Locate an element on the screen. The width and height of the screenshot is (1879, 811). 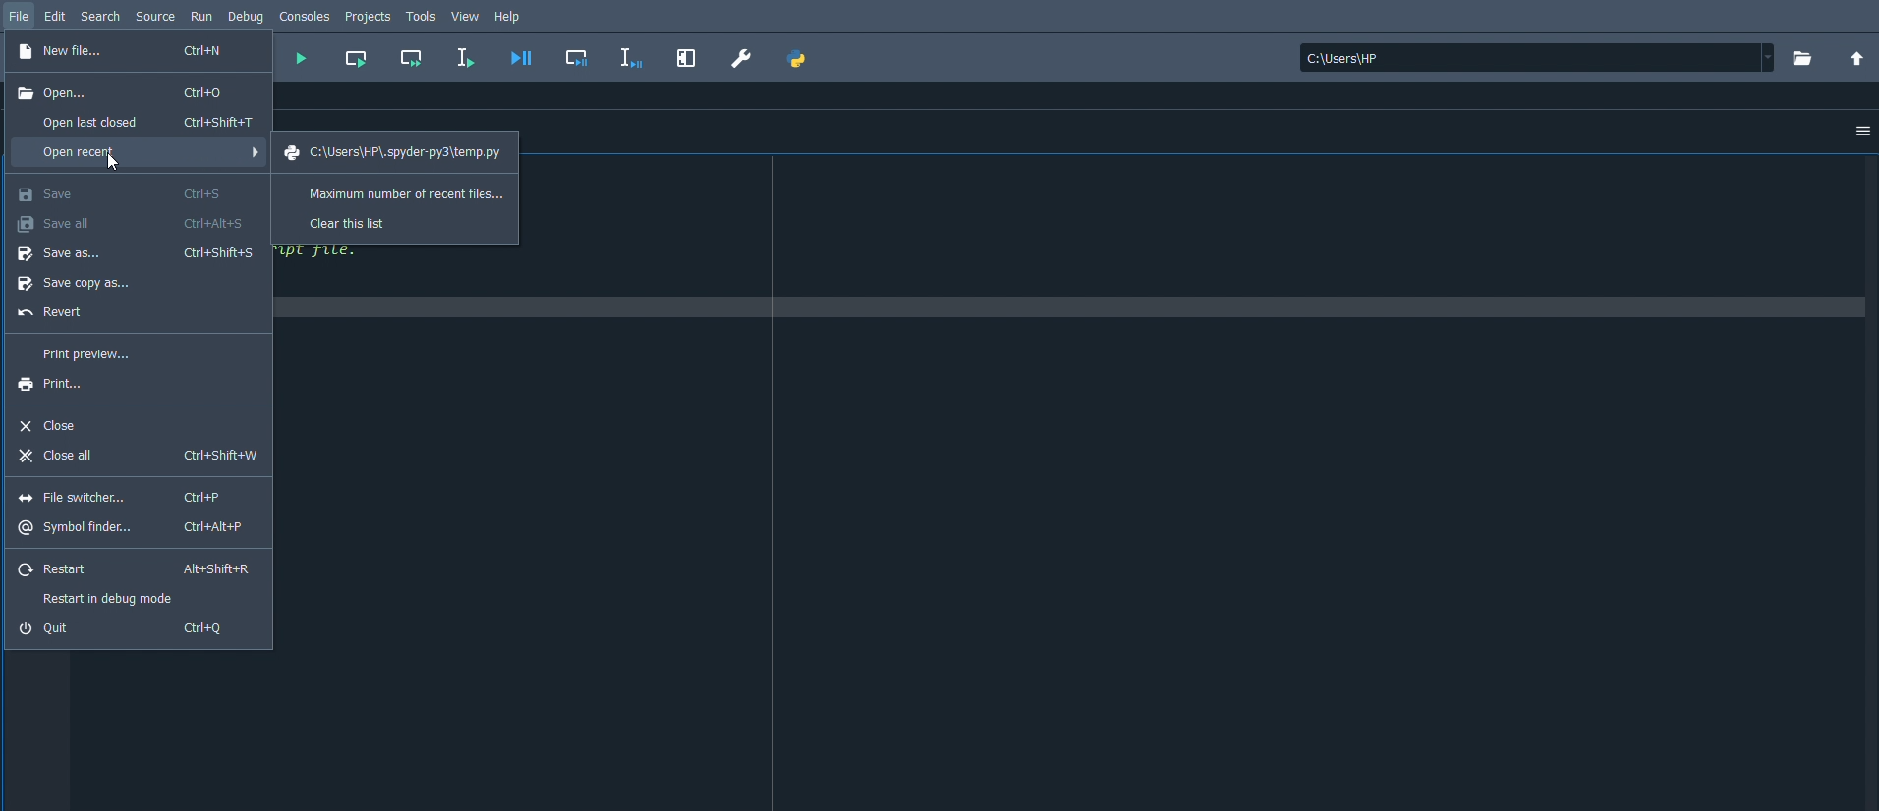
Run current cell is located at coordinates (356, 57).